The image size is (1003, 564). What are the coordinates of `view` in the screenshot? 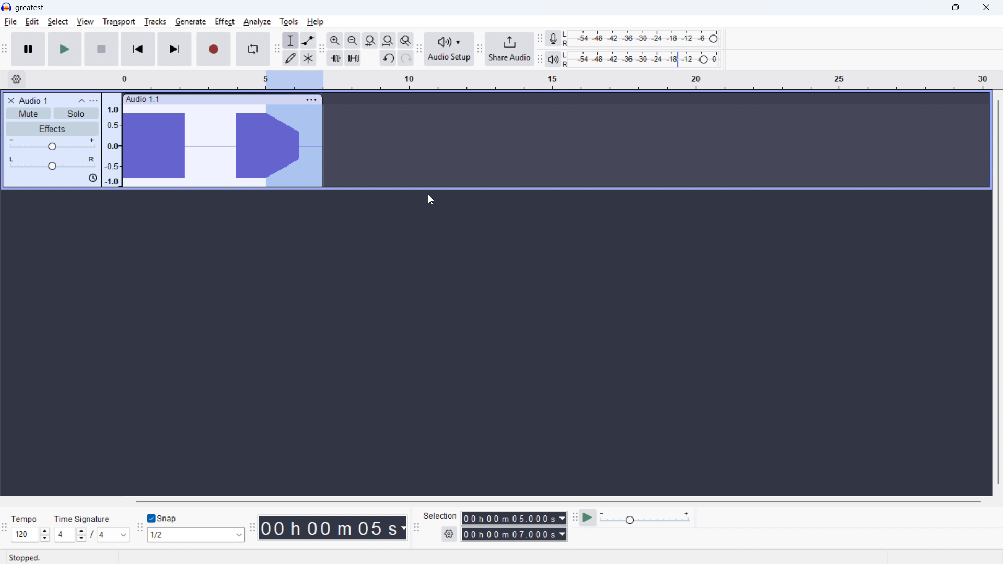 It's located at (86, 22).